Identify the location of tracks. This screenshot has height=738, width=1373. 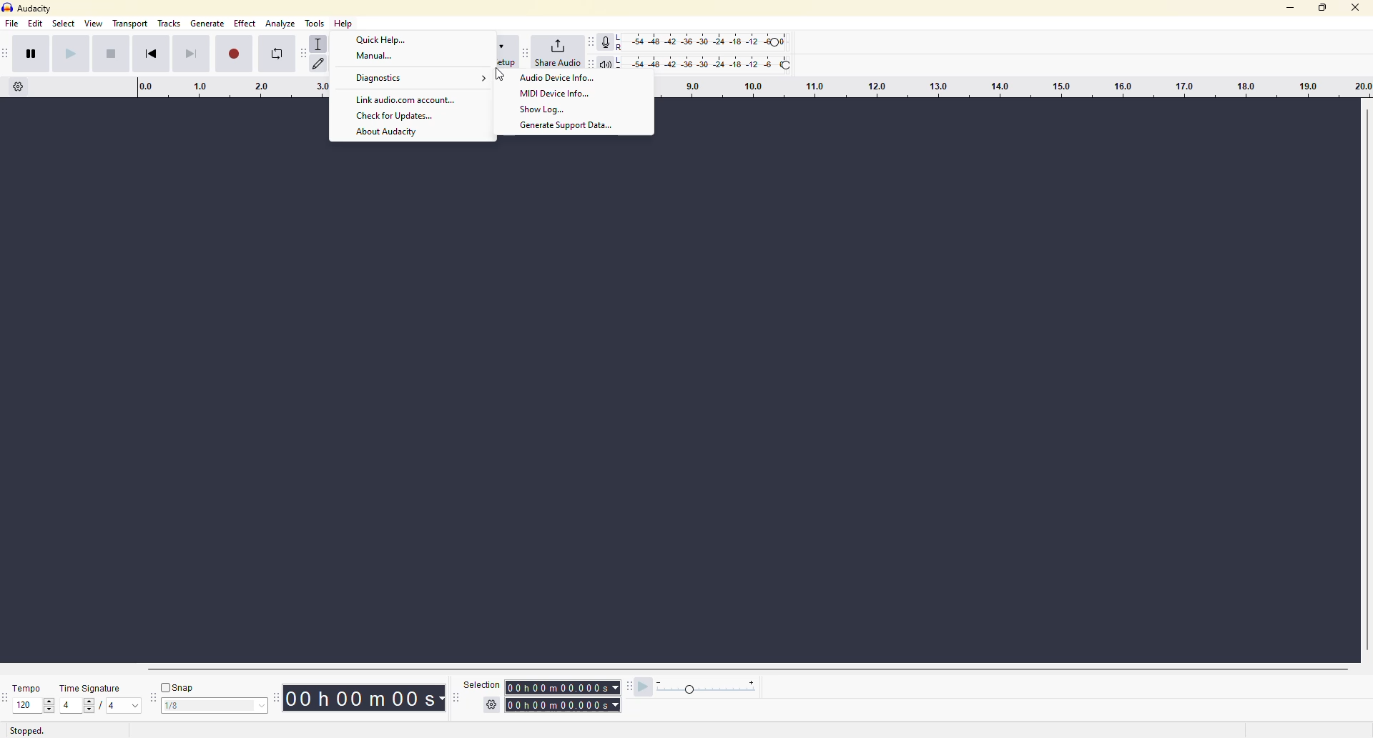
(170, 25).